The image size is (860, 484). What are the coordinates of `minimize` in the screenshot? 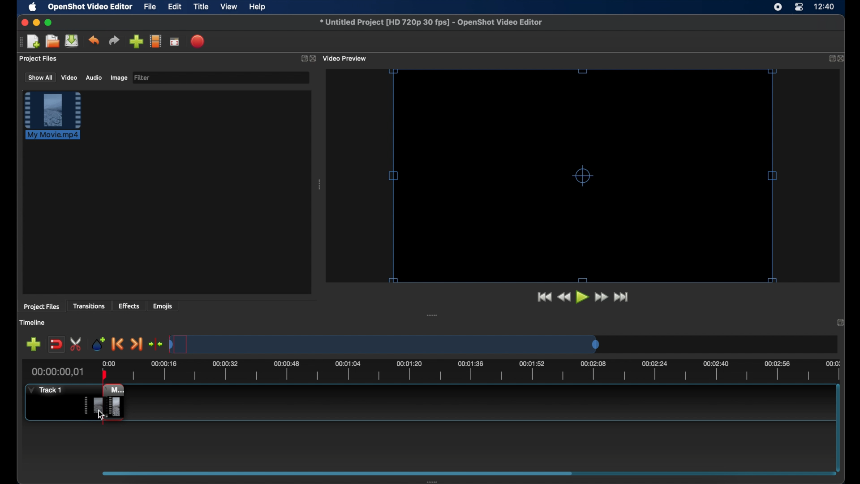 It's located at (36, 22).